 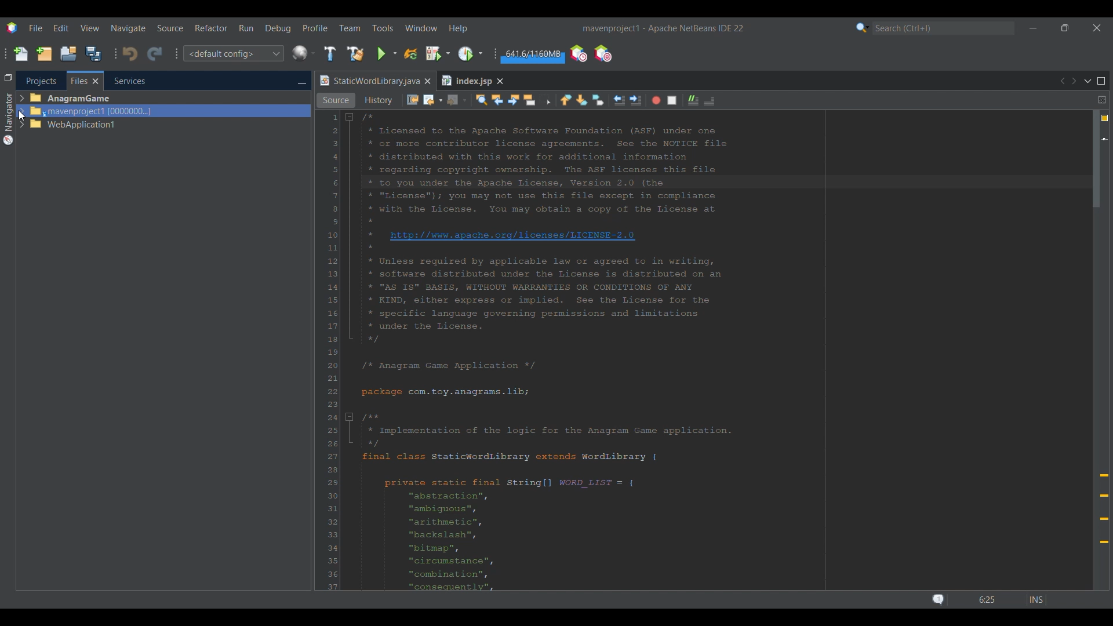 I want to click on Find next occurrence , so click(x=513, y=100).